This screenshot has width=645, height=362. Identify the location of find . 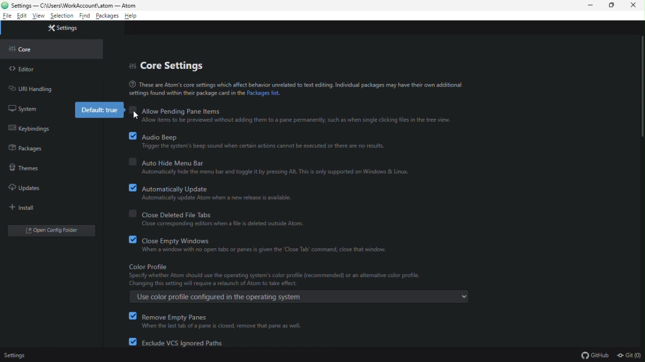
(85, 17).